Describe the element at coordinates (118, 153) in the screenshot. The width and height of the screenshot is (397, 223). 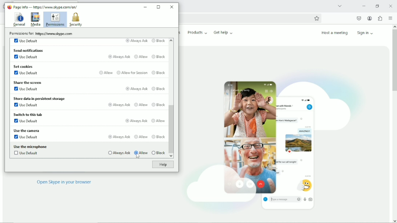
I see `Always ask` at that location.